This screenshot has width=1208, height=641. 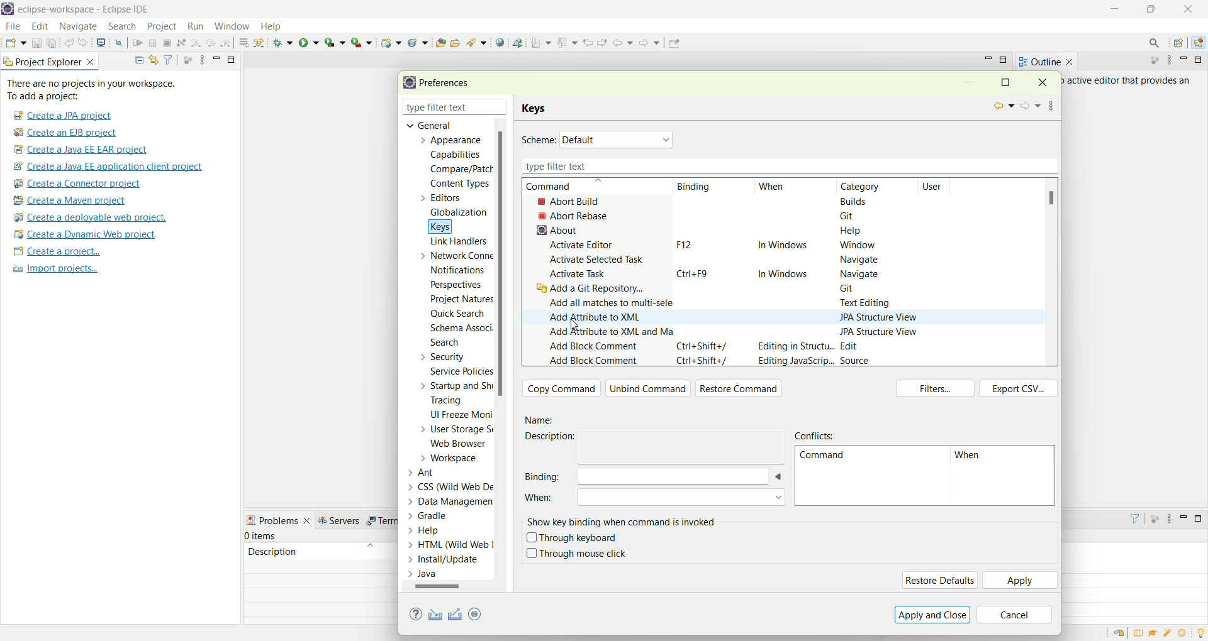 What do you see at coordinates (421, 43) in the screenshot?
I see `create a new Java servlet` at bounding box center [421, 43].